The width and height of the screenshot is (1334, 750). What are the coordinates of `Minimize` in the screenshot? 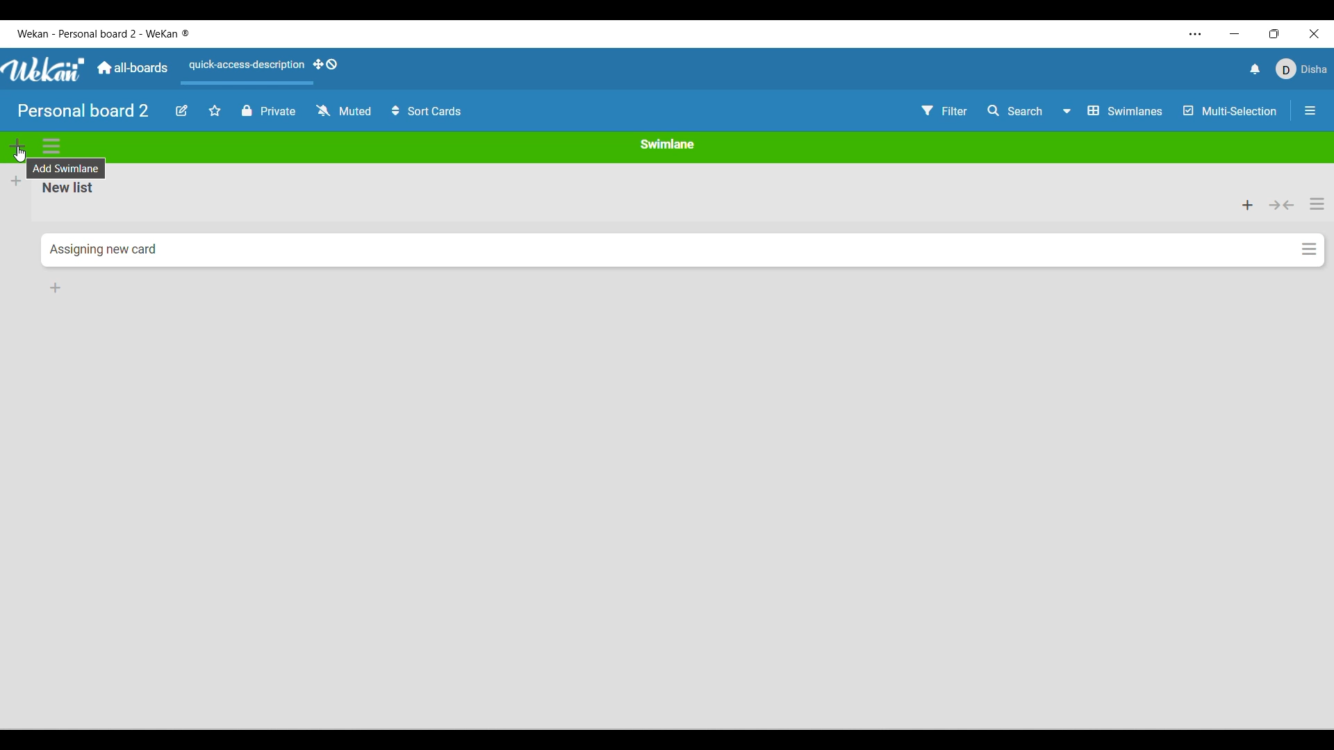 It's located at (1235, 34).